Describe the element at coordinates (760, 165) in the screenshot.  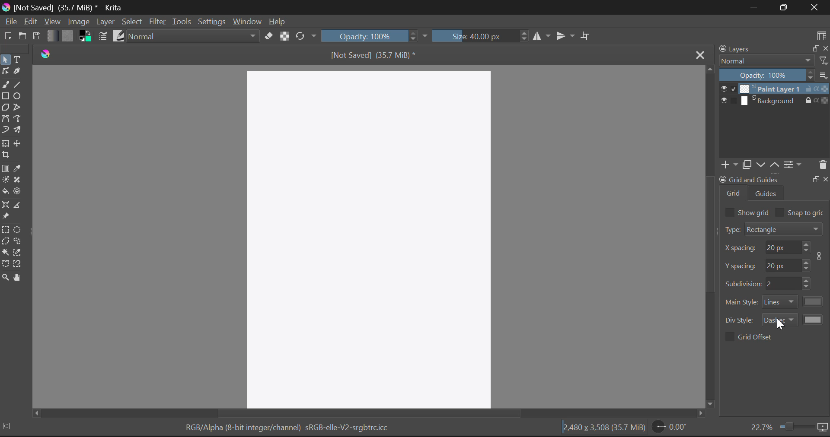
I see `down` at that location.